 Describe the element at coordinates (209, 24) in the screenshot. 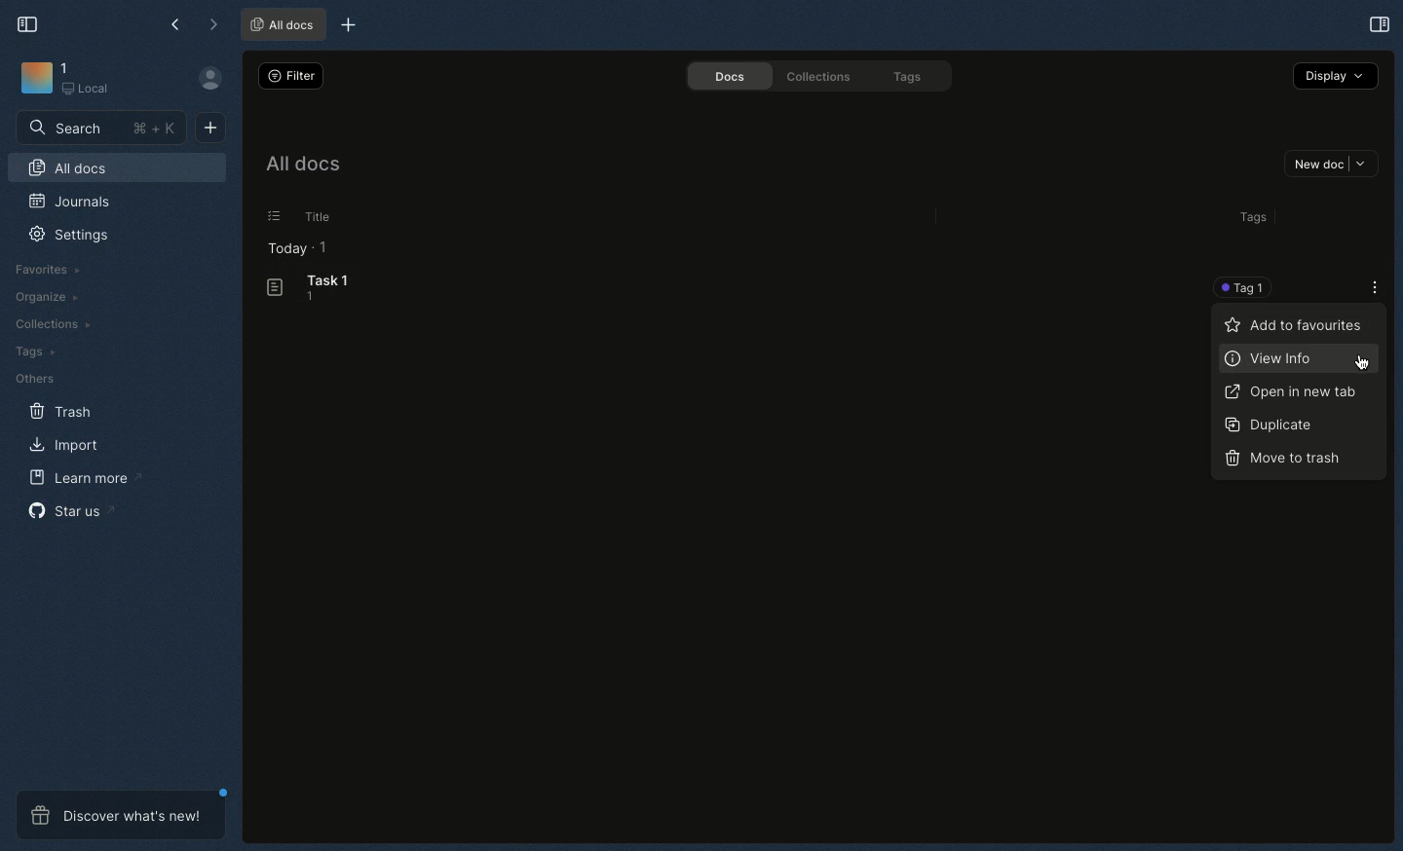

I see `Right arrow` at that location.